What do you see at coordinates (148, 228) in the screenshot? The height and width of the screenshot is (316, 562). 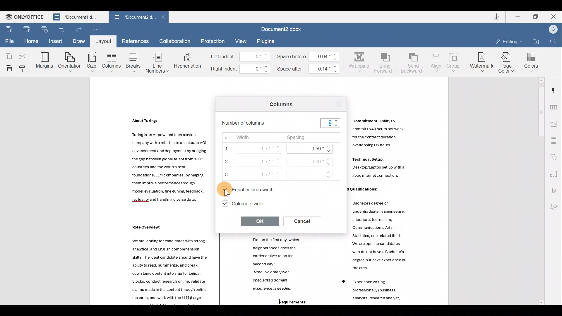 I see `` at bounding box center [148, 228].